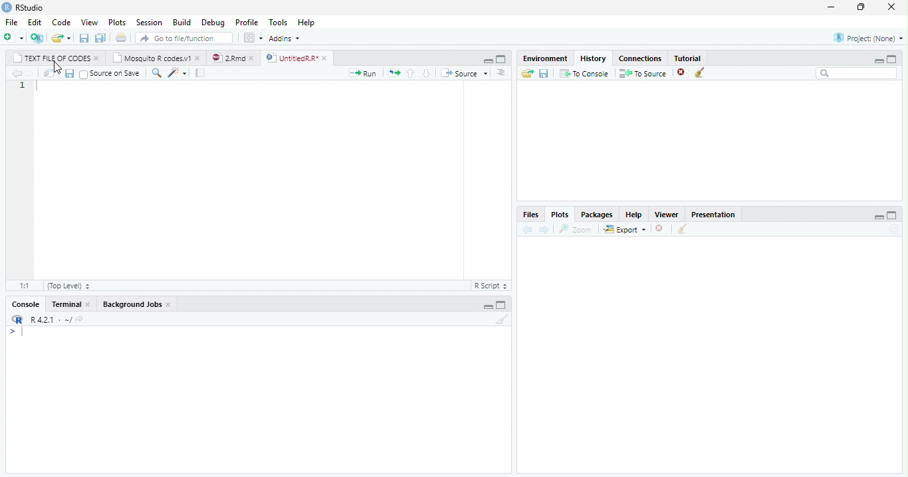 The width and height of the screenshot is (908, 477). I want to click on close, so click(253, 58).